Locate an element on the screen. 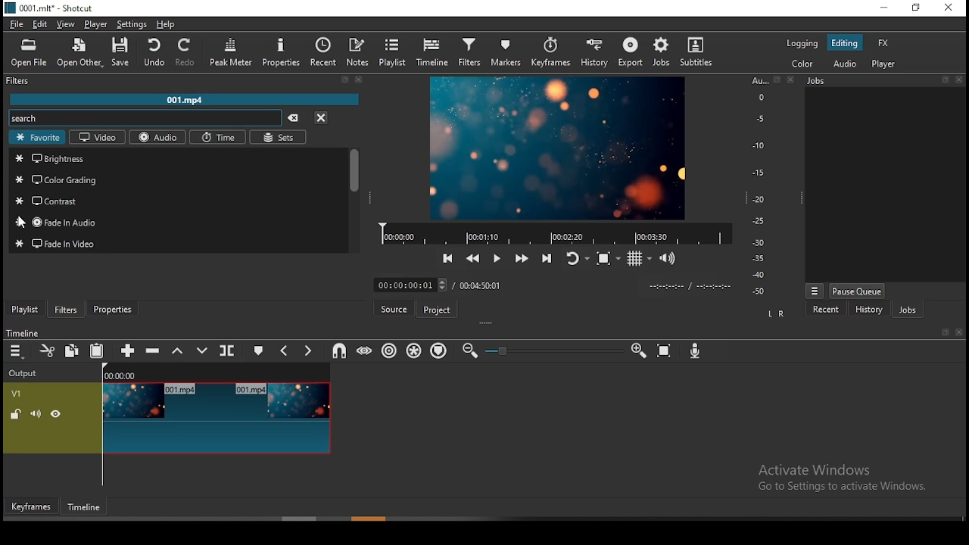 The width and height of the screenshot is (969, 545). ripple is located at coordinates (387, 350).